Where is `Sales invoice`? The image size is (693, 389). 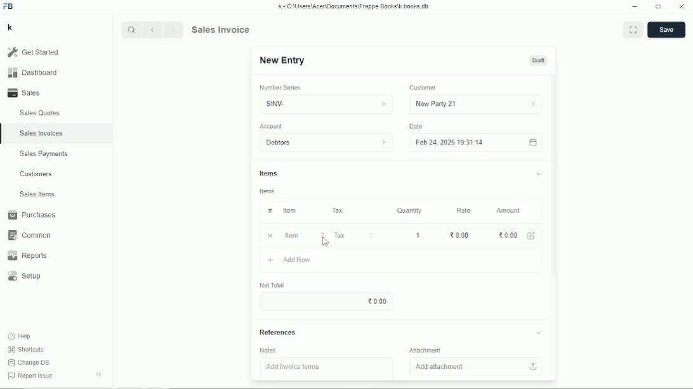
Sales invoice is located at coordinates (220, 29).